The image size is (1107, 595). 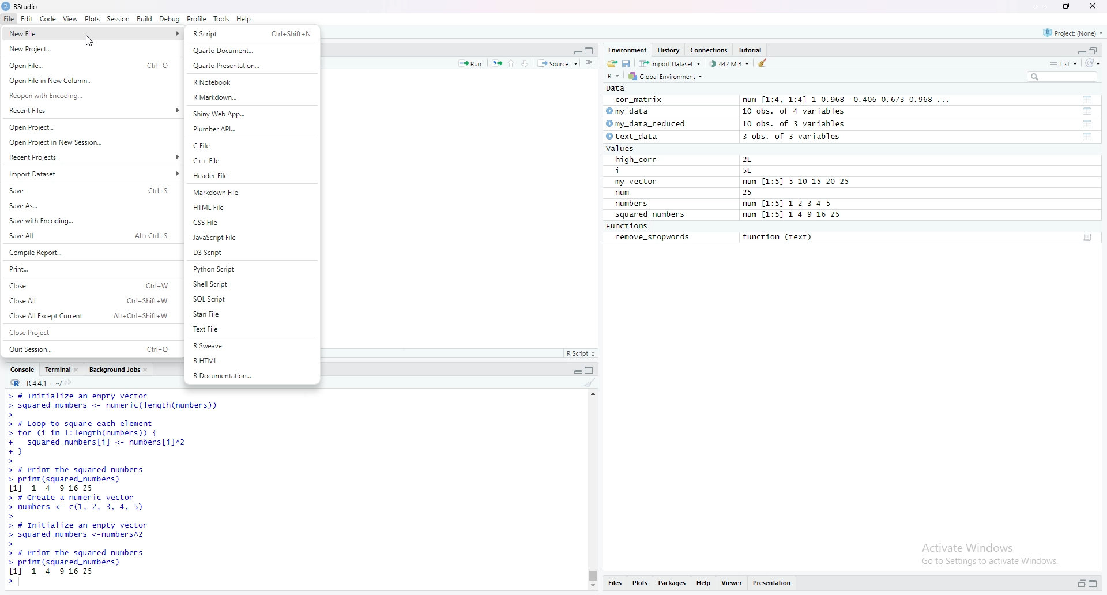 What do you see at coordinates (92, 18) in the screenshot?
I see `Plots` at bounding box center [92, 18].